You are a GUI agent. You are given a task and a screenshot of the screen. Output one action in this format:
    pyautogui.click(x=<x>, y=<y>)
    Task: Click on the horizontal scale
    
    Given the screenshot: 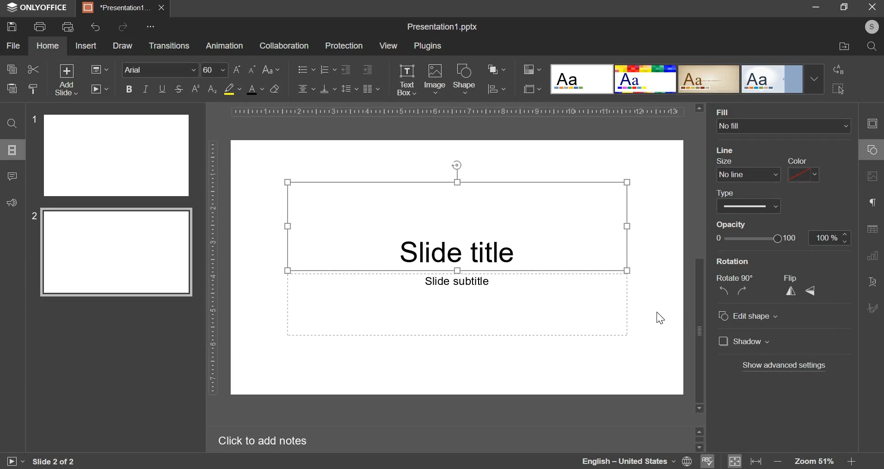 What is the action you would take?
    pyautogui.click(x=456, y=111)
    